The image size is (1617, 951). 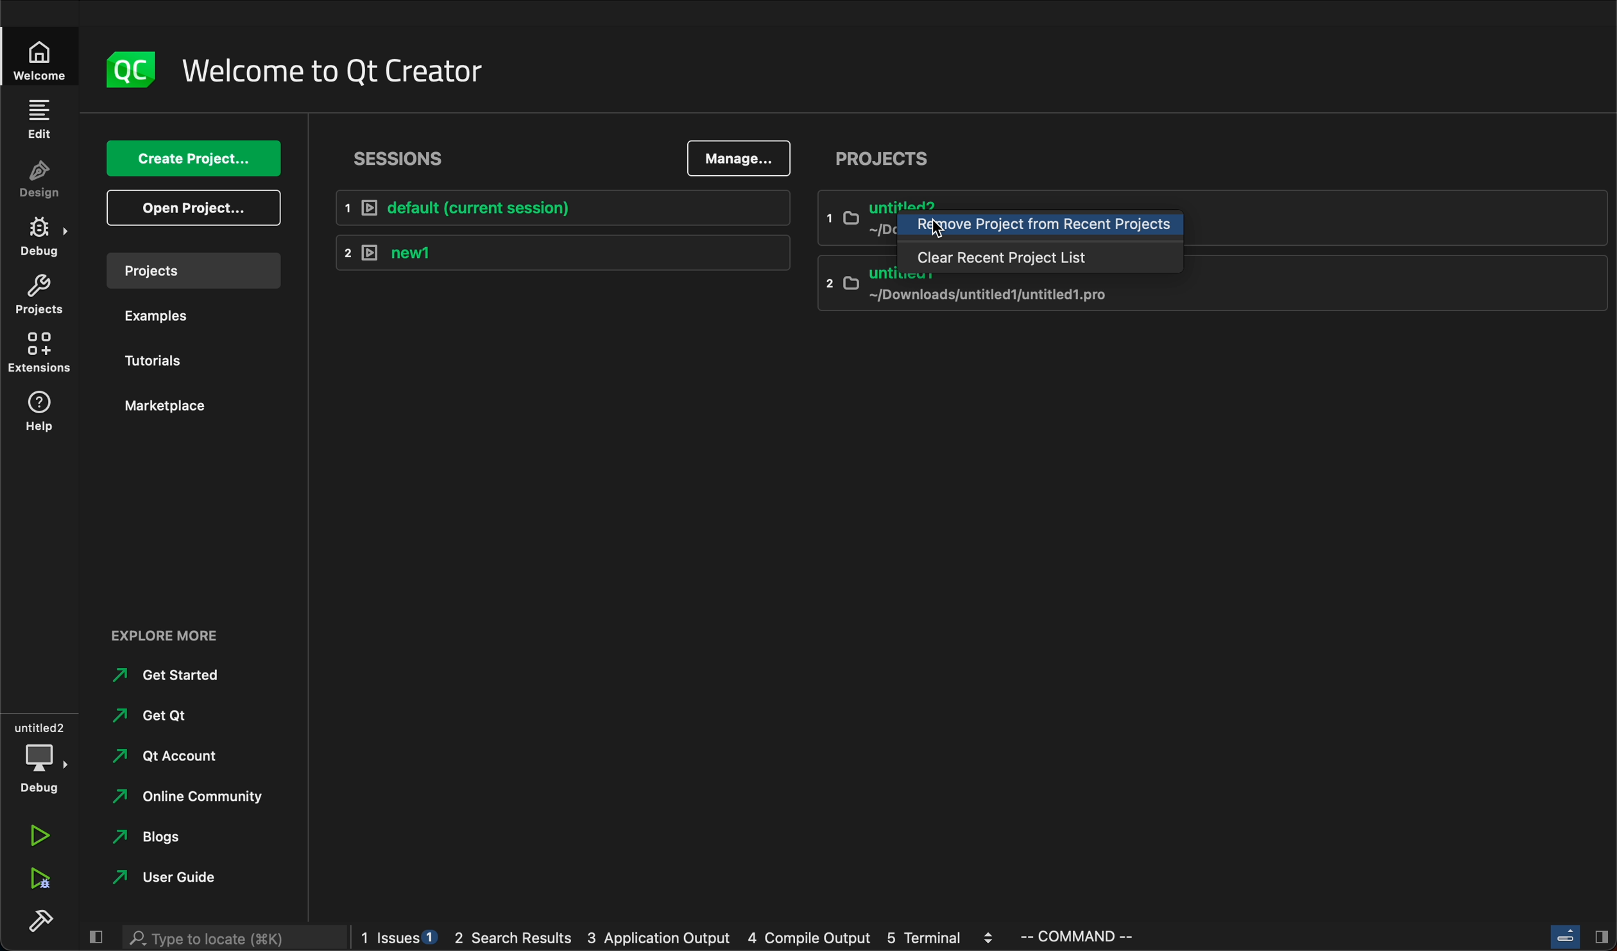 I want to click on welcome to qt, so click(x=352, y=71).